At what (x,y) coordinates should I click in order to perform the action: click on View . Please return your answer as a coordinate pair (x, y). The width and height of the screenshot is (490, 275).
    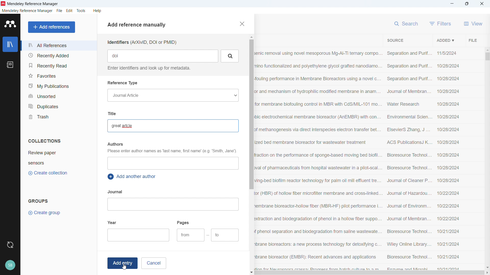
    Looking at the image, I should click on (473, 23).